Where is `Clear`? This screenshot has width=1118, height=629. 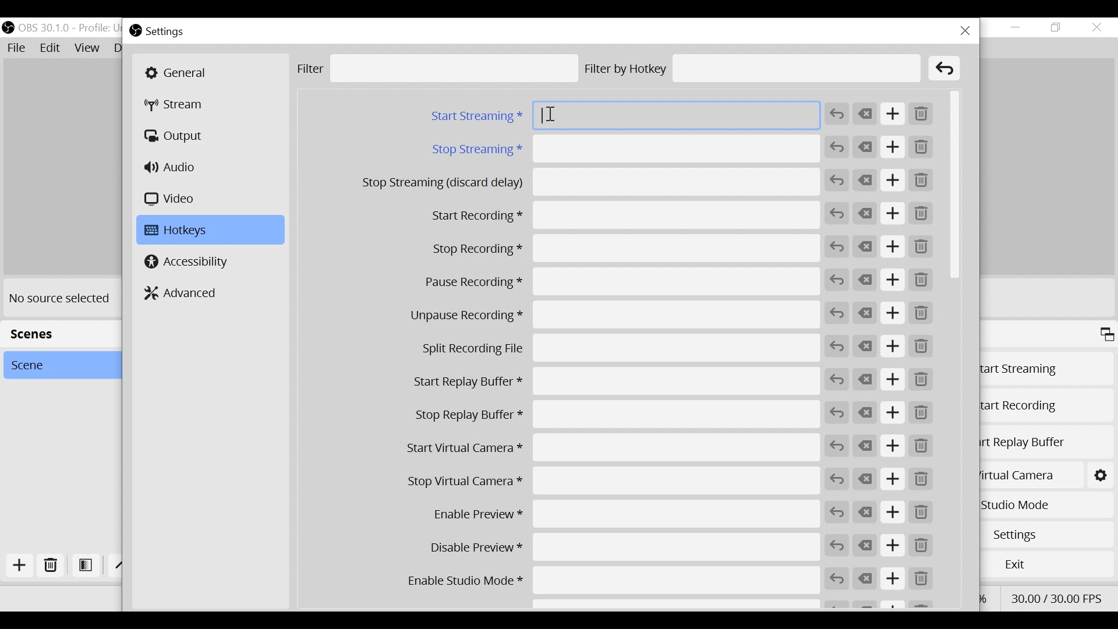 Clear is located at coordinates (945, 69).